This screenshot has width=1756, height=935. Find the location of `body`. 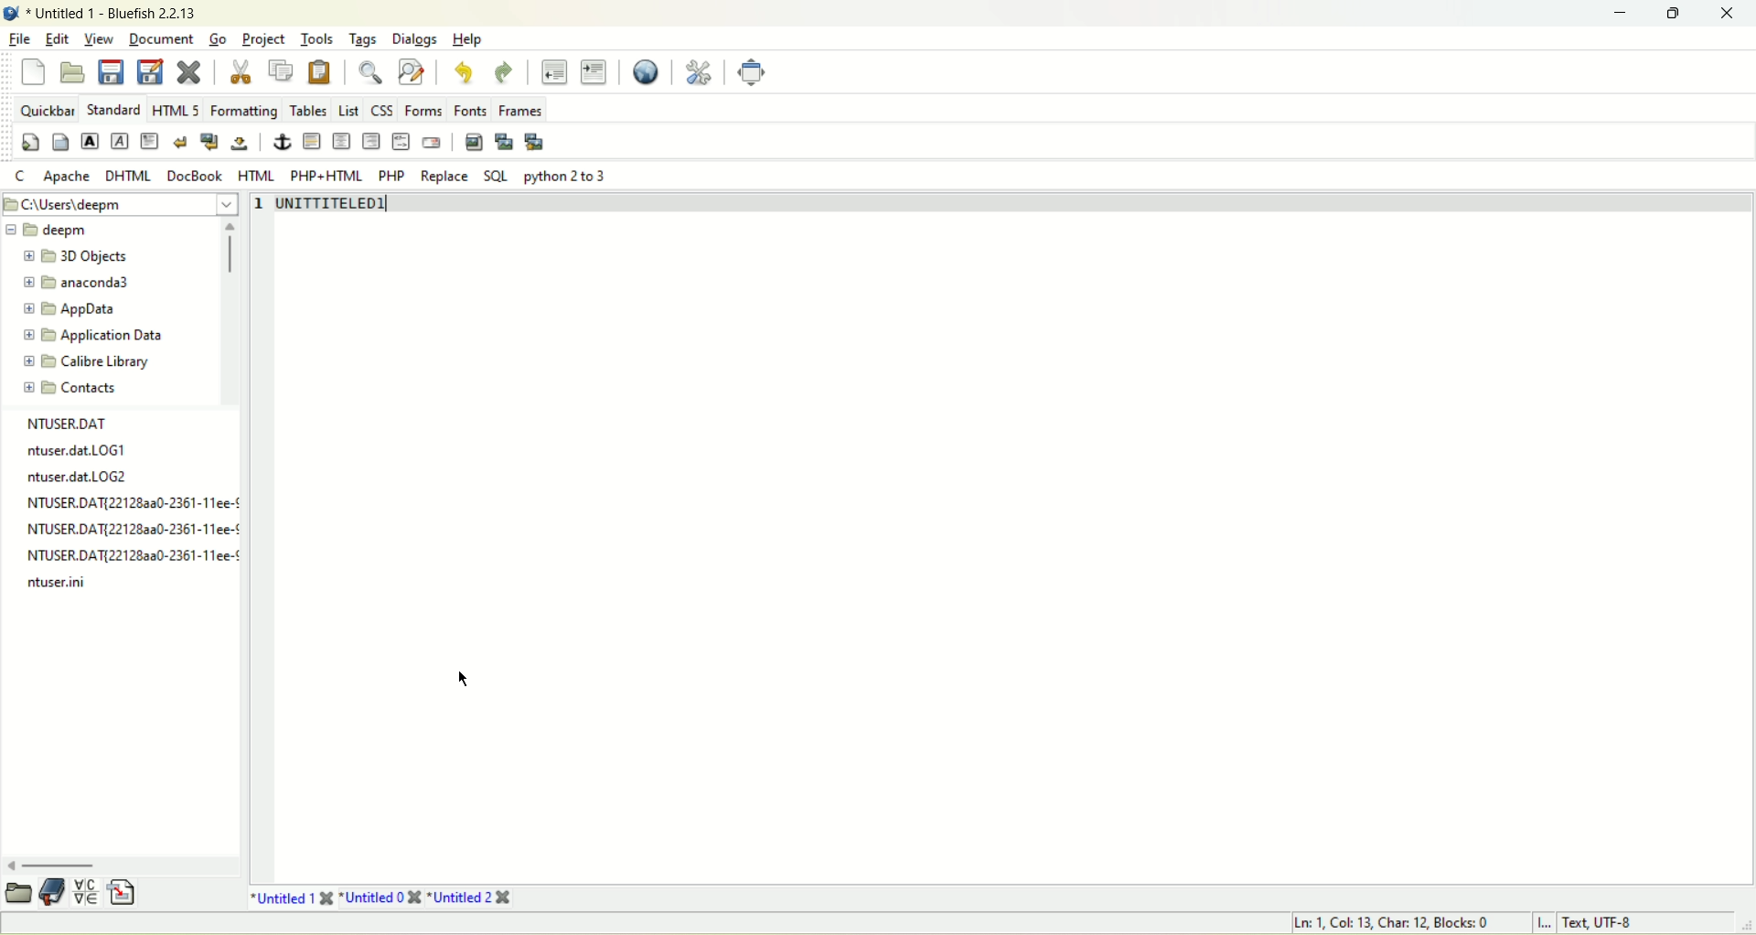

body is located at coordinates (59, 142).